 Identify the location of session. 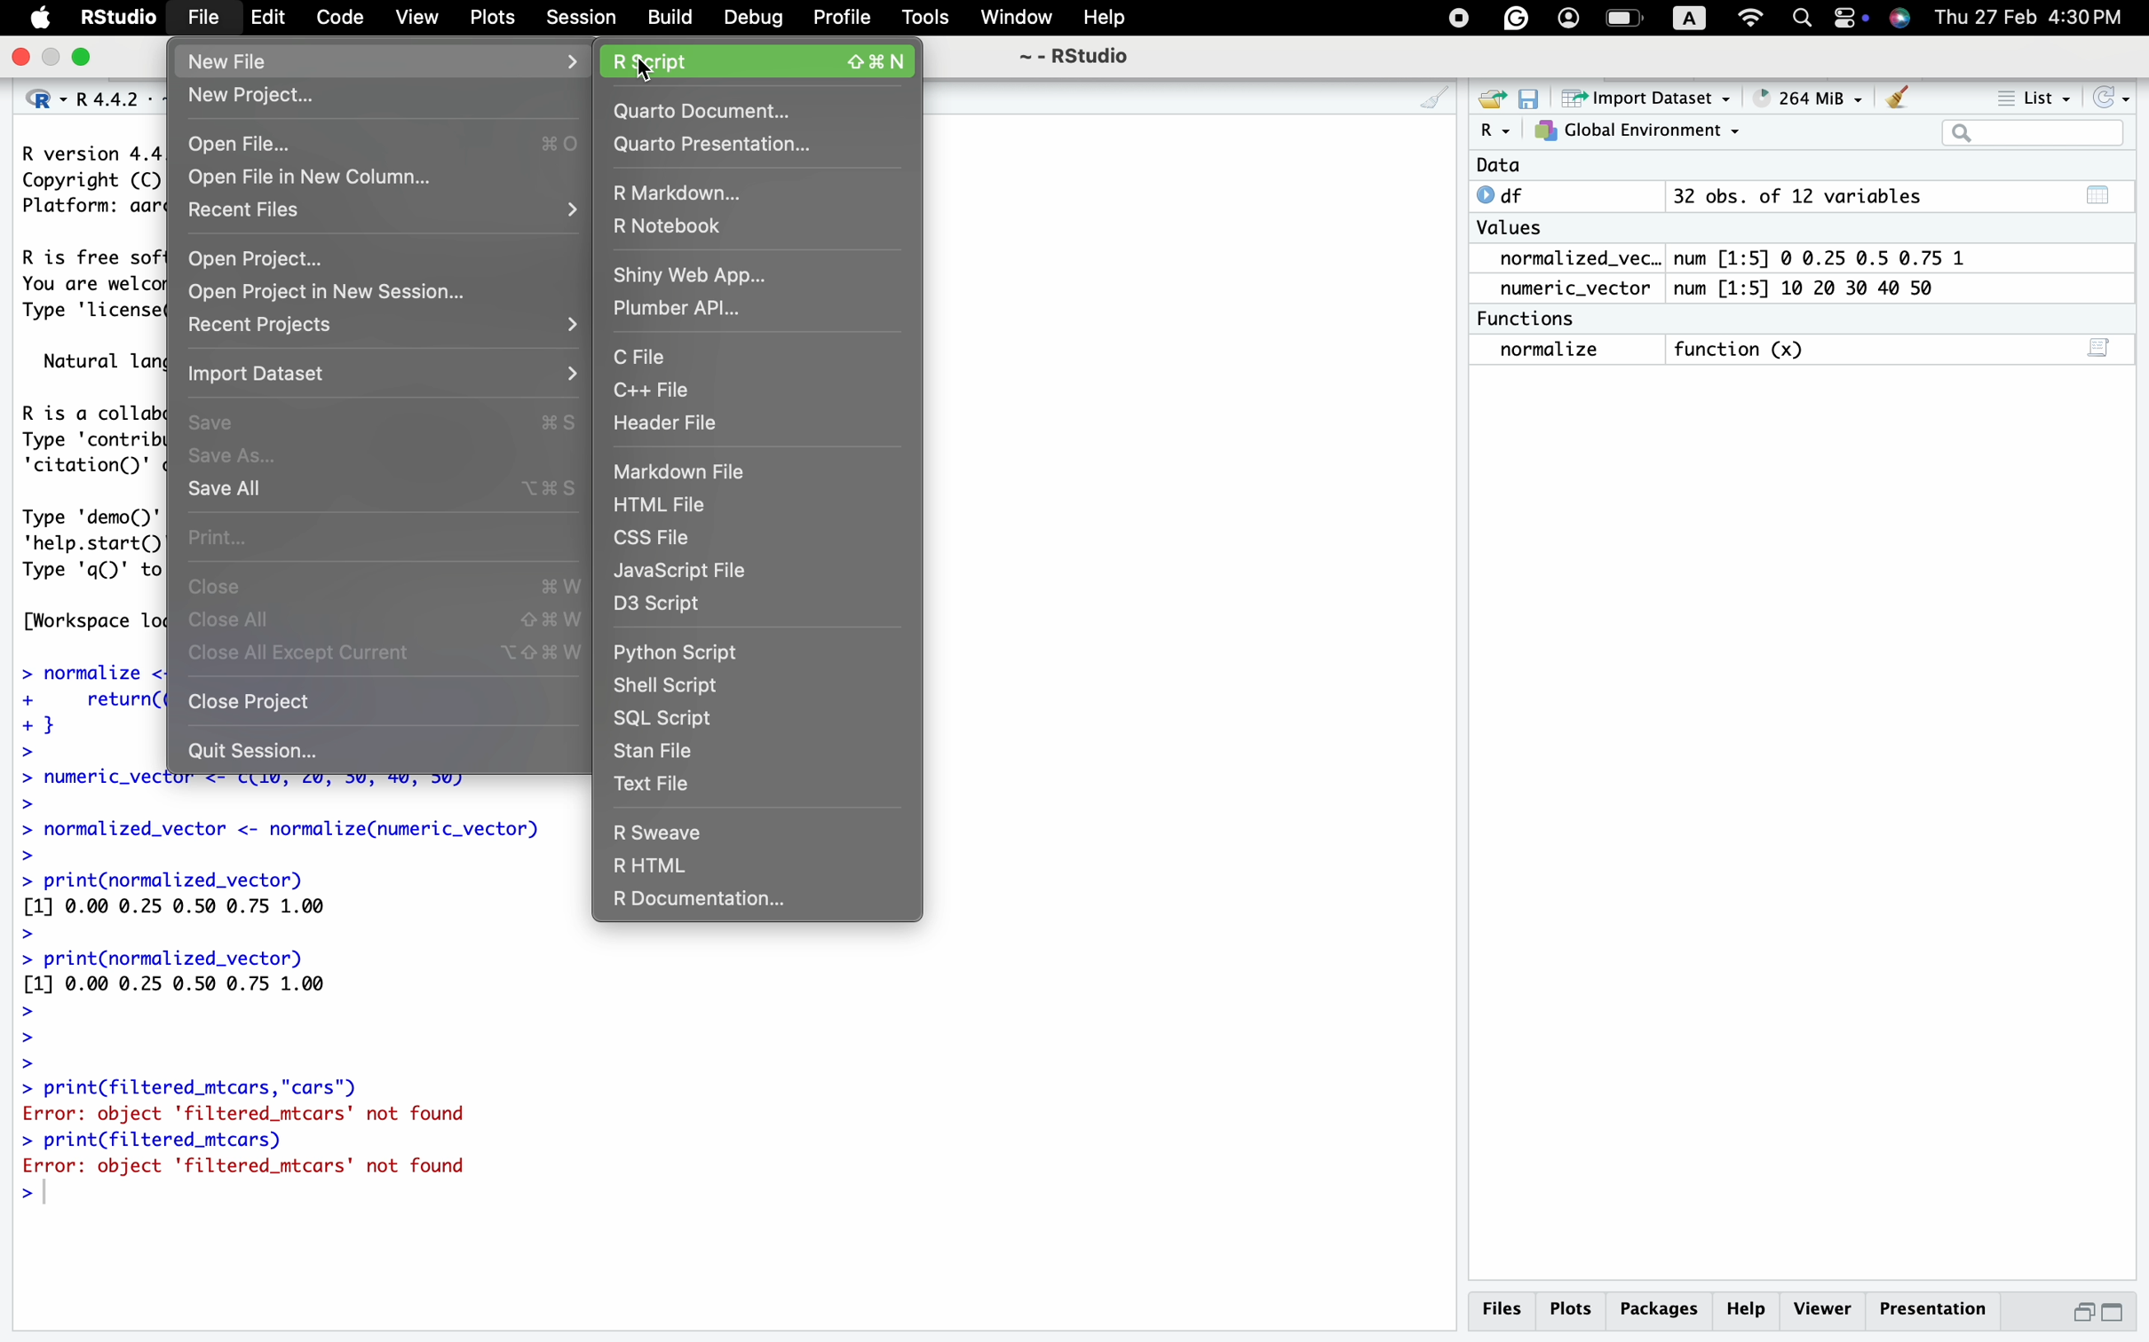
(578, 19).